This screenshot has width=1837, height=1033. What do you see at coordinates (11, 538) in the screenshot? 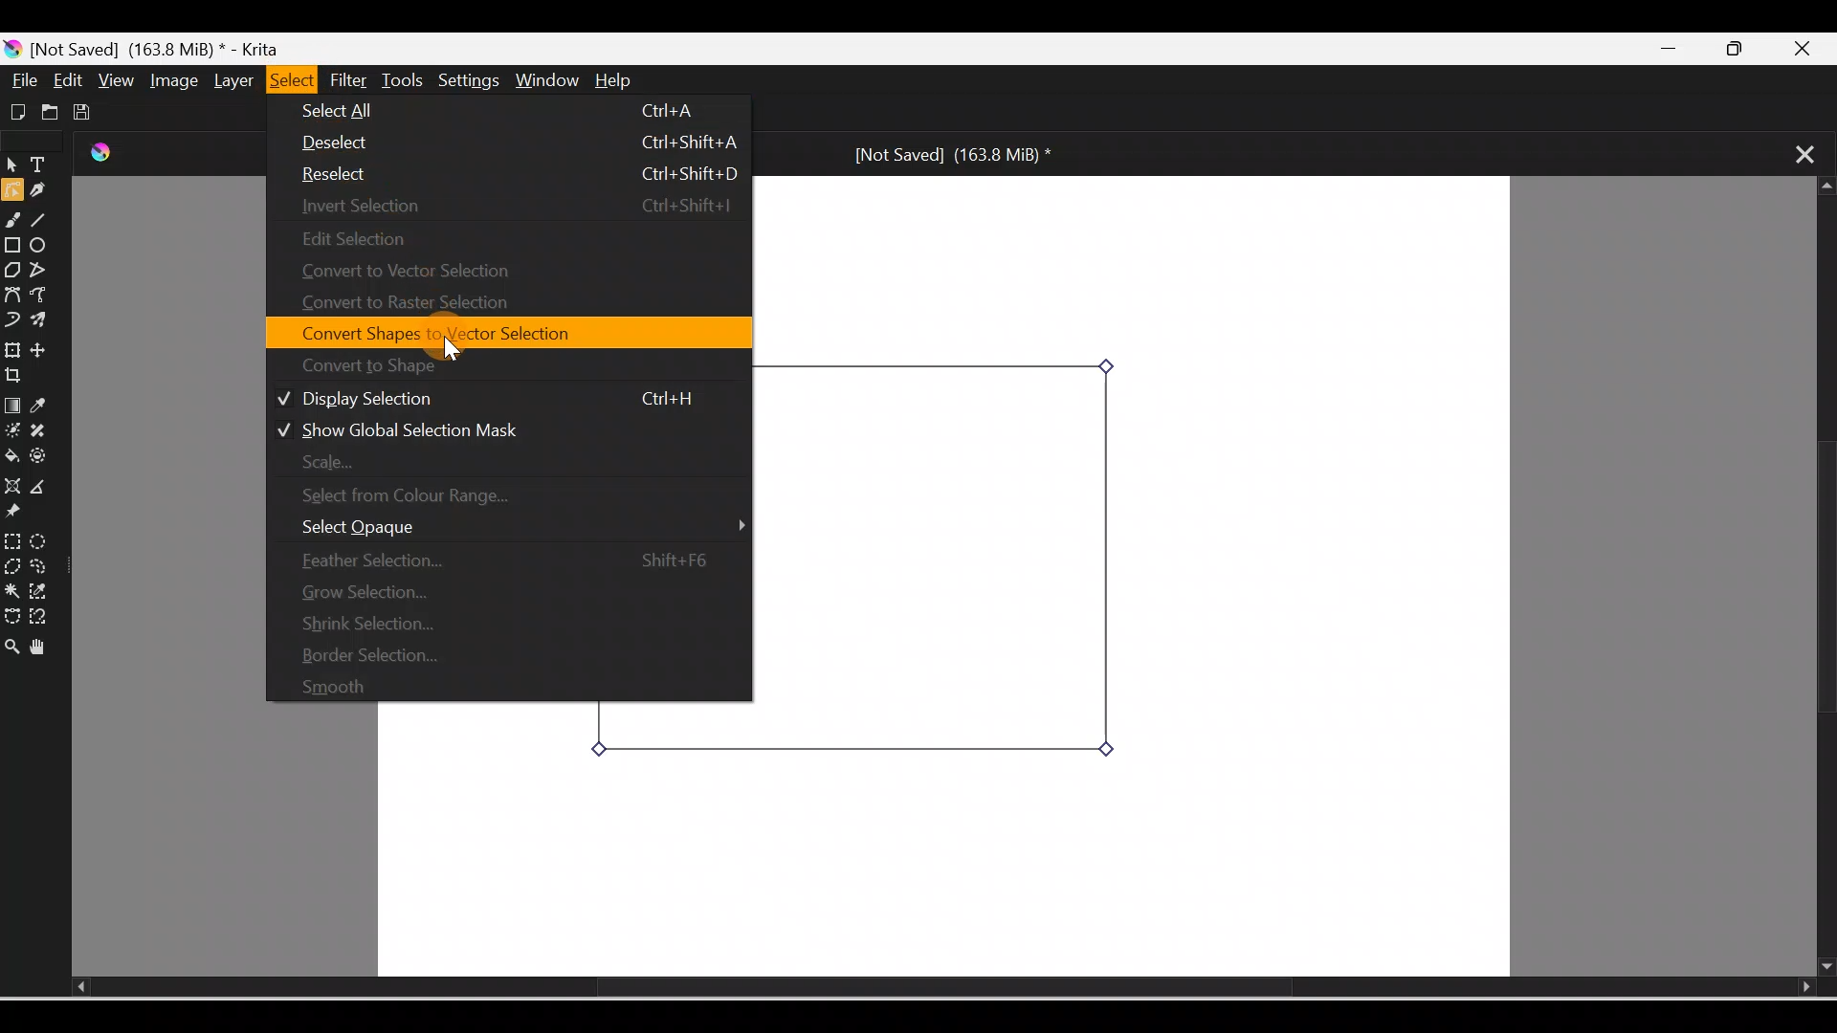
I see `Rectangular selection tool` at bounding box center [11, 538].